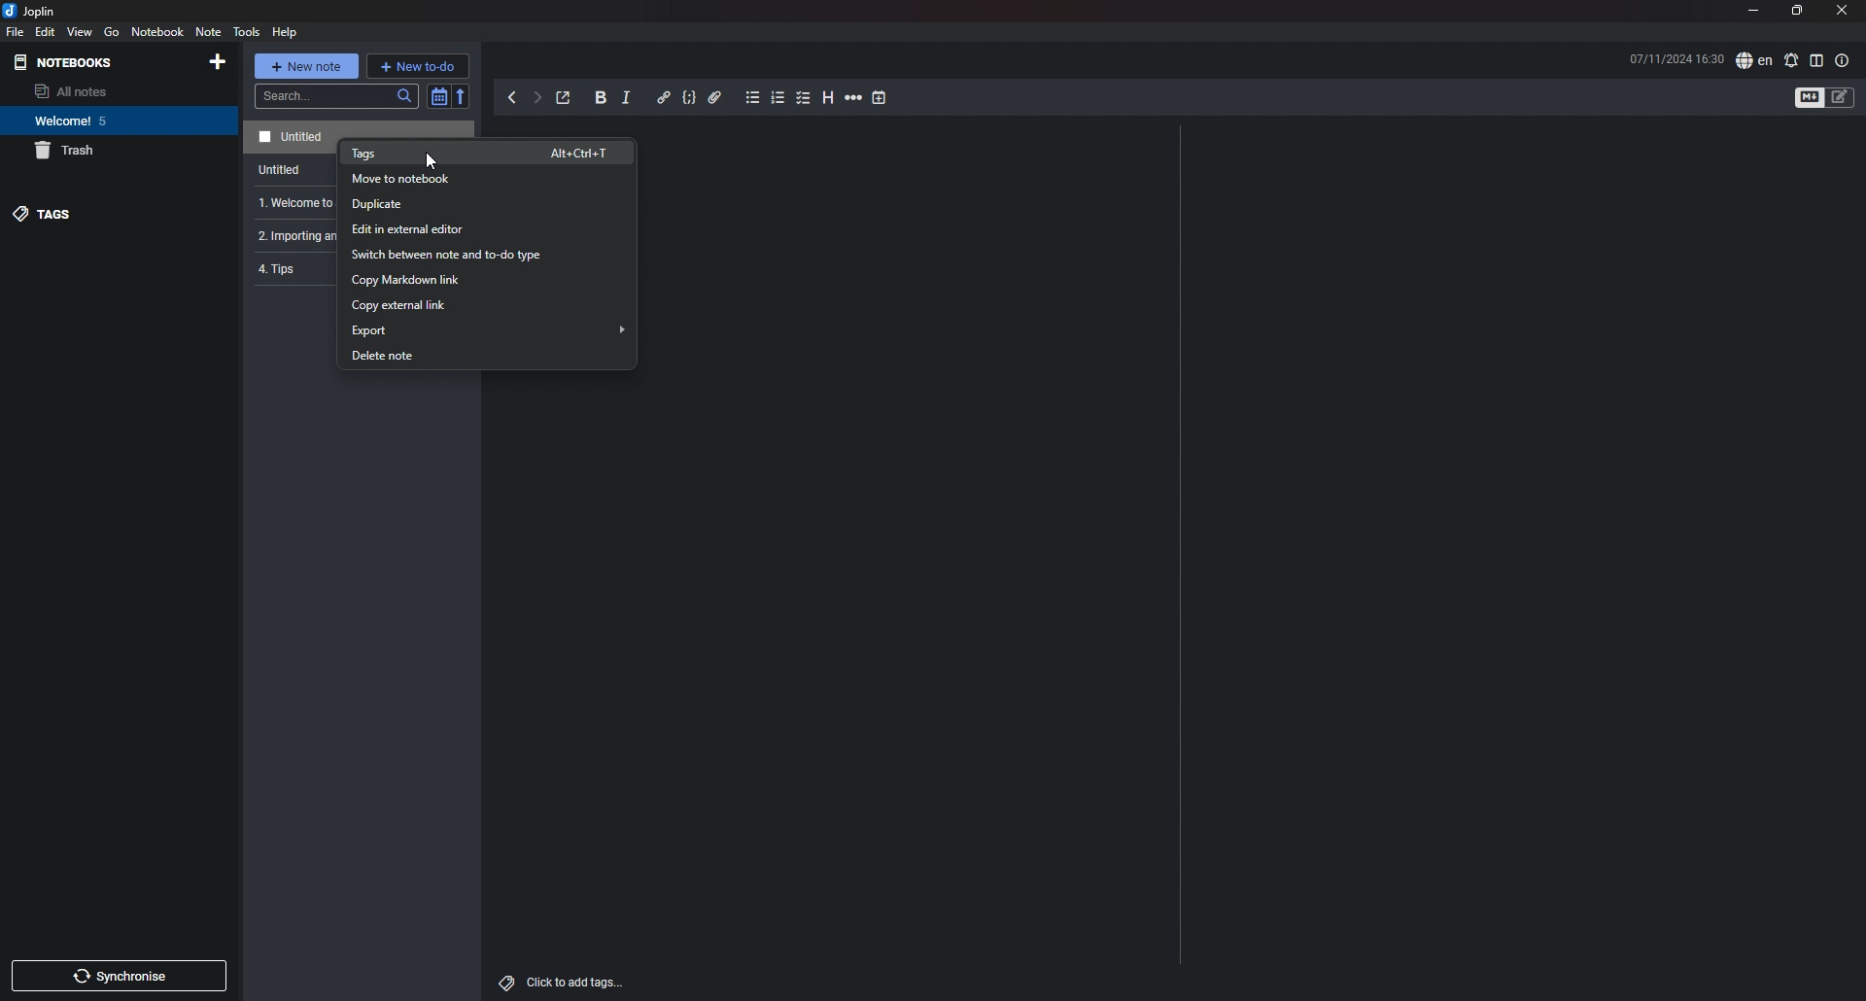 The width and height of the screenshot is (1866, 1001). Describe the element at coordinates (752, 99) in the screenshot. I see `bullet list` at that location.